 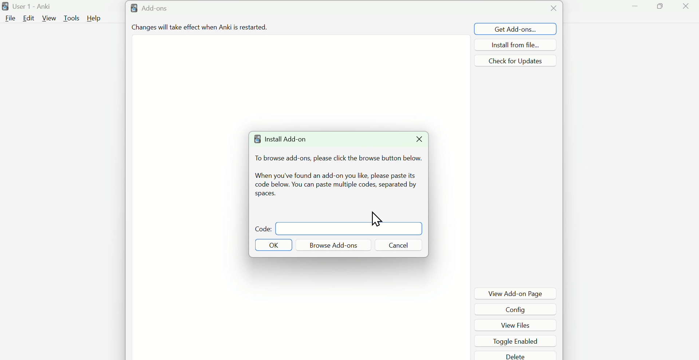 I want to click on , so click(x=273, y=245).